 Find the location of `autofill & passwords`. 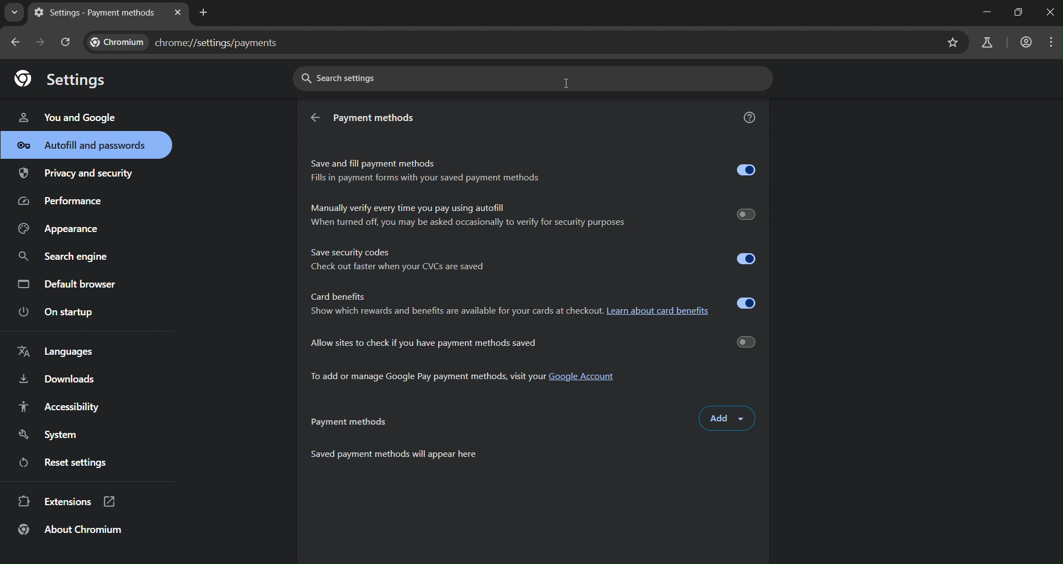

autofill & passwords is located at coordinates (80, 145).